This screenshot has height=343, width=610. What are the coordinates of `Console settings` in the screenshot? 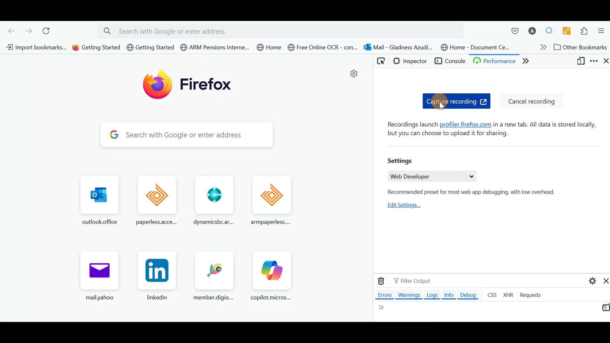 It's located at (589, 280).